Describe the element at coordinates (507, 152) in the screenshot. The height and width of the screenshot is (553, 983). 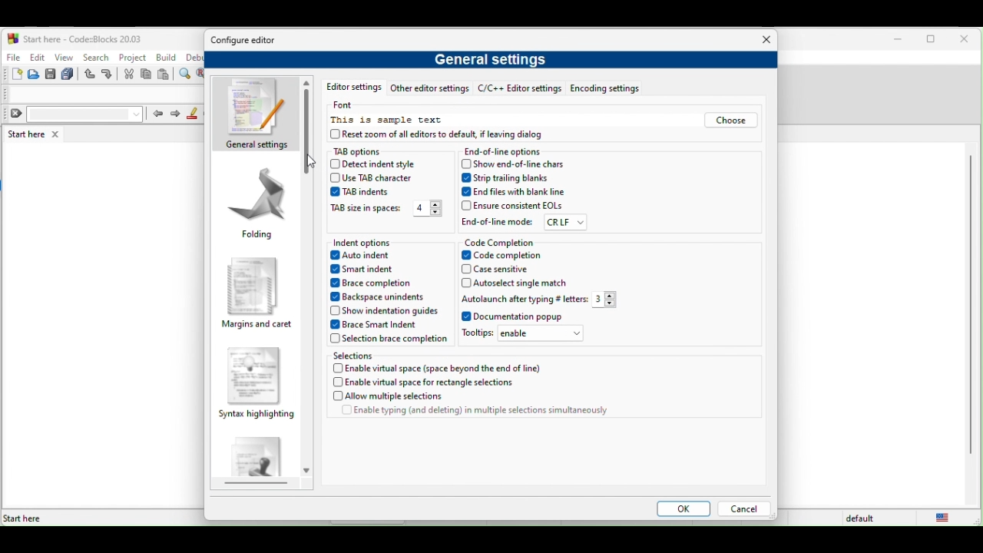
I see `end of line options` at that location.